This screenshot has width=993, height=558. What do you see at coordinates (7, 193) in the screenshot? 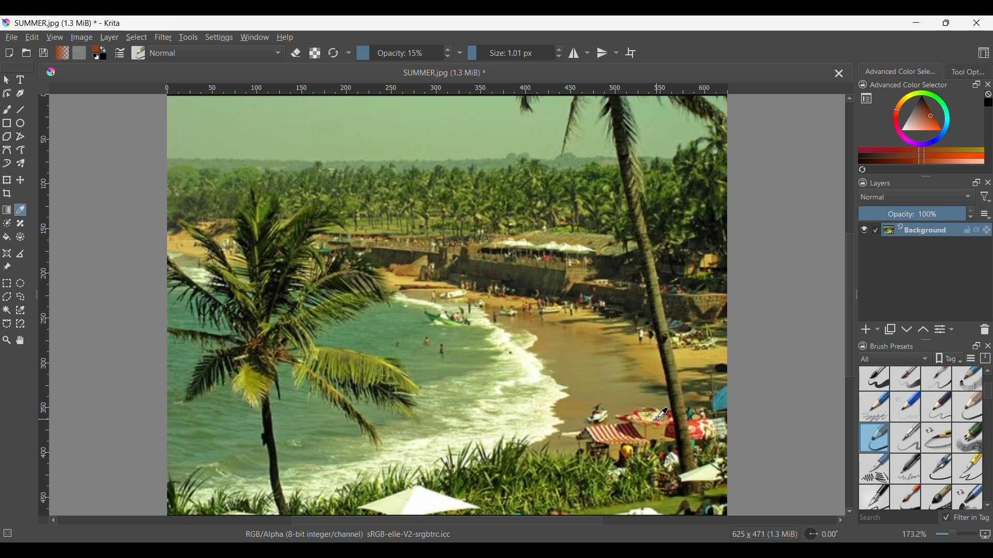
I see `Crop tool` at bounding box center [7, 193].